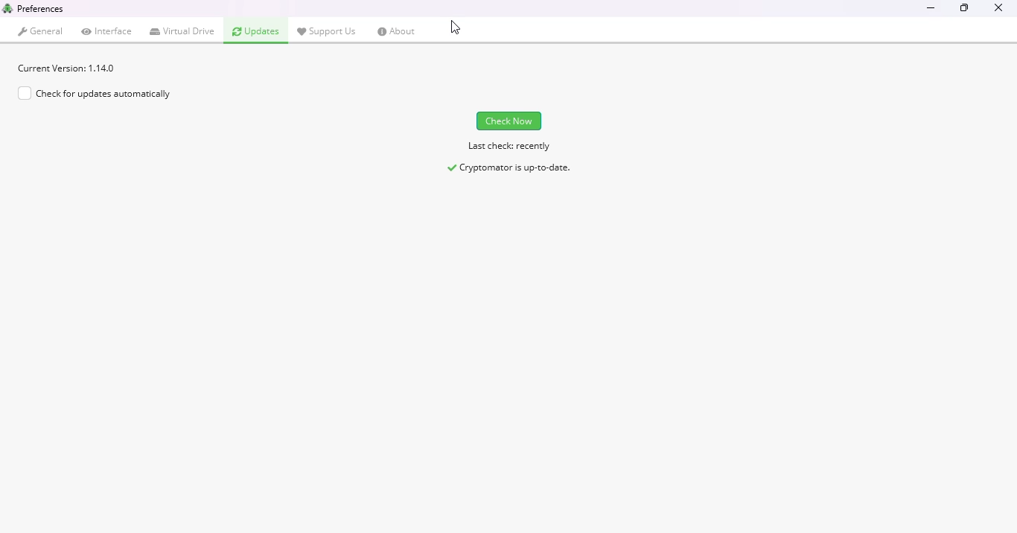  Describe the element at coordinates (94, 93) in the screenshot. I see `check for updates automatically` at that location.